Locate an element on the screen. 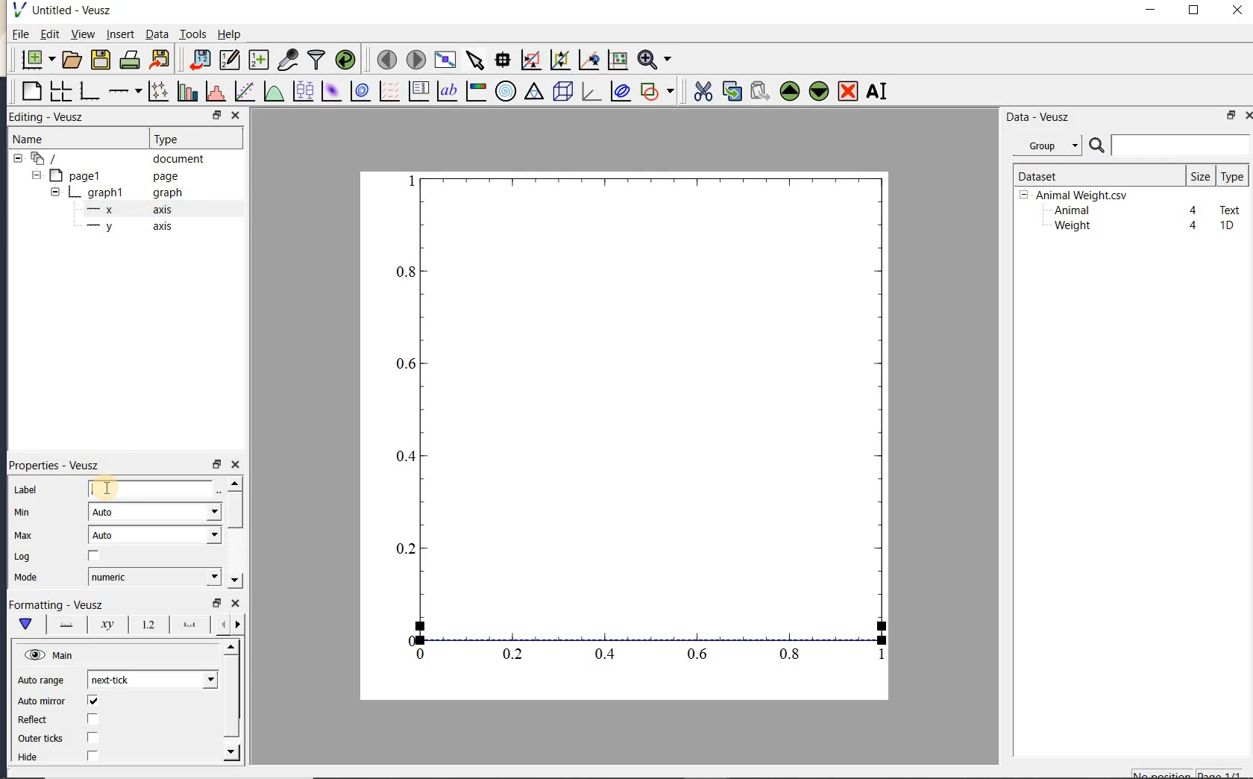 This screenshot has width=1253, height=779. plot a function is located at coordinates (273, 93).